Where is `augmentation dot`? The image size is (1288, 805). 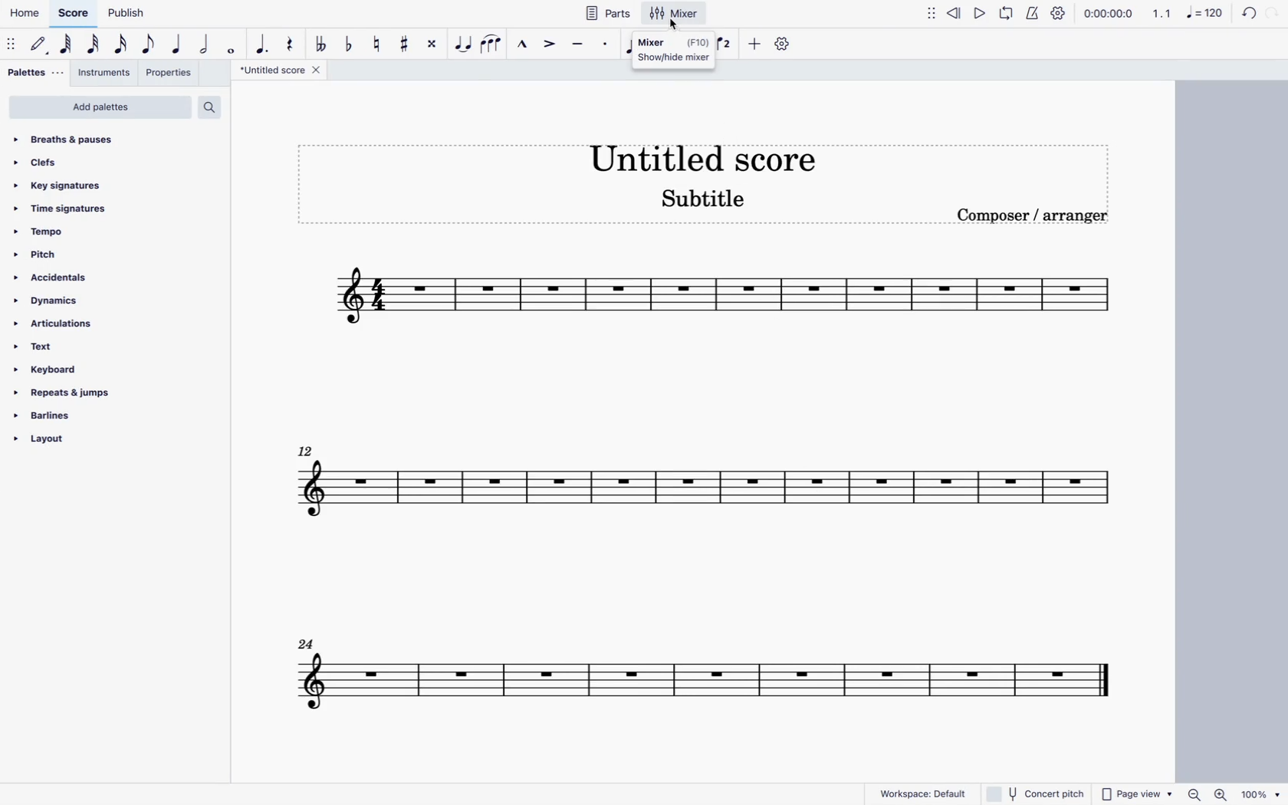
augmentation dot is located at coordinates (262, 42).